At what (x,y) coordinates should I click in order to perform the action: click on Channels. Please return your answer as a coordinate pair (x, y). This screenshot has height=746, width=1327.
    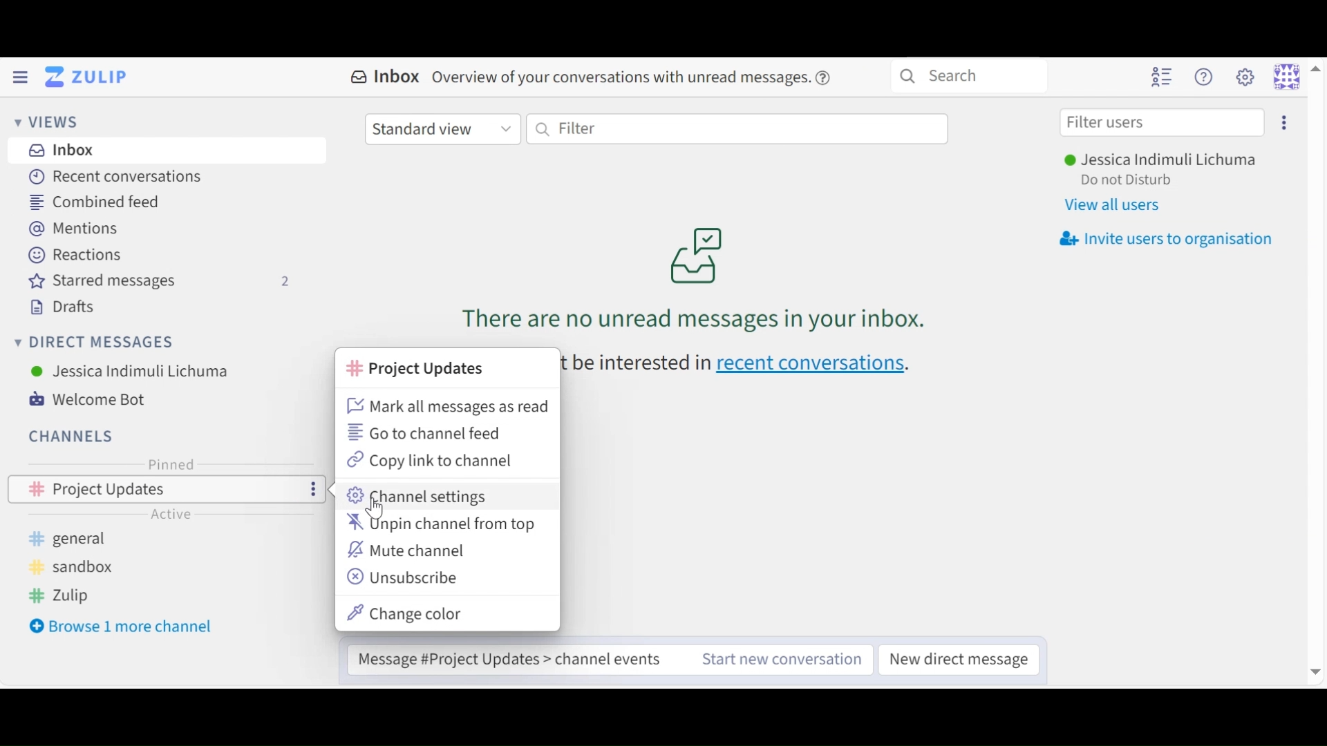
    Looking at the image, I should click on (73, 437).